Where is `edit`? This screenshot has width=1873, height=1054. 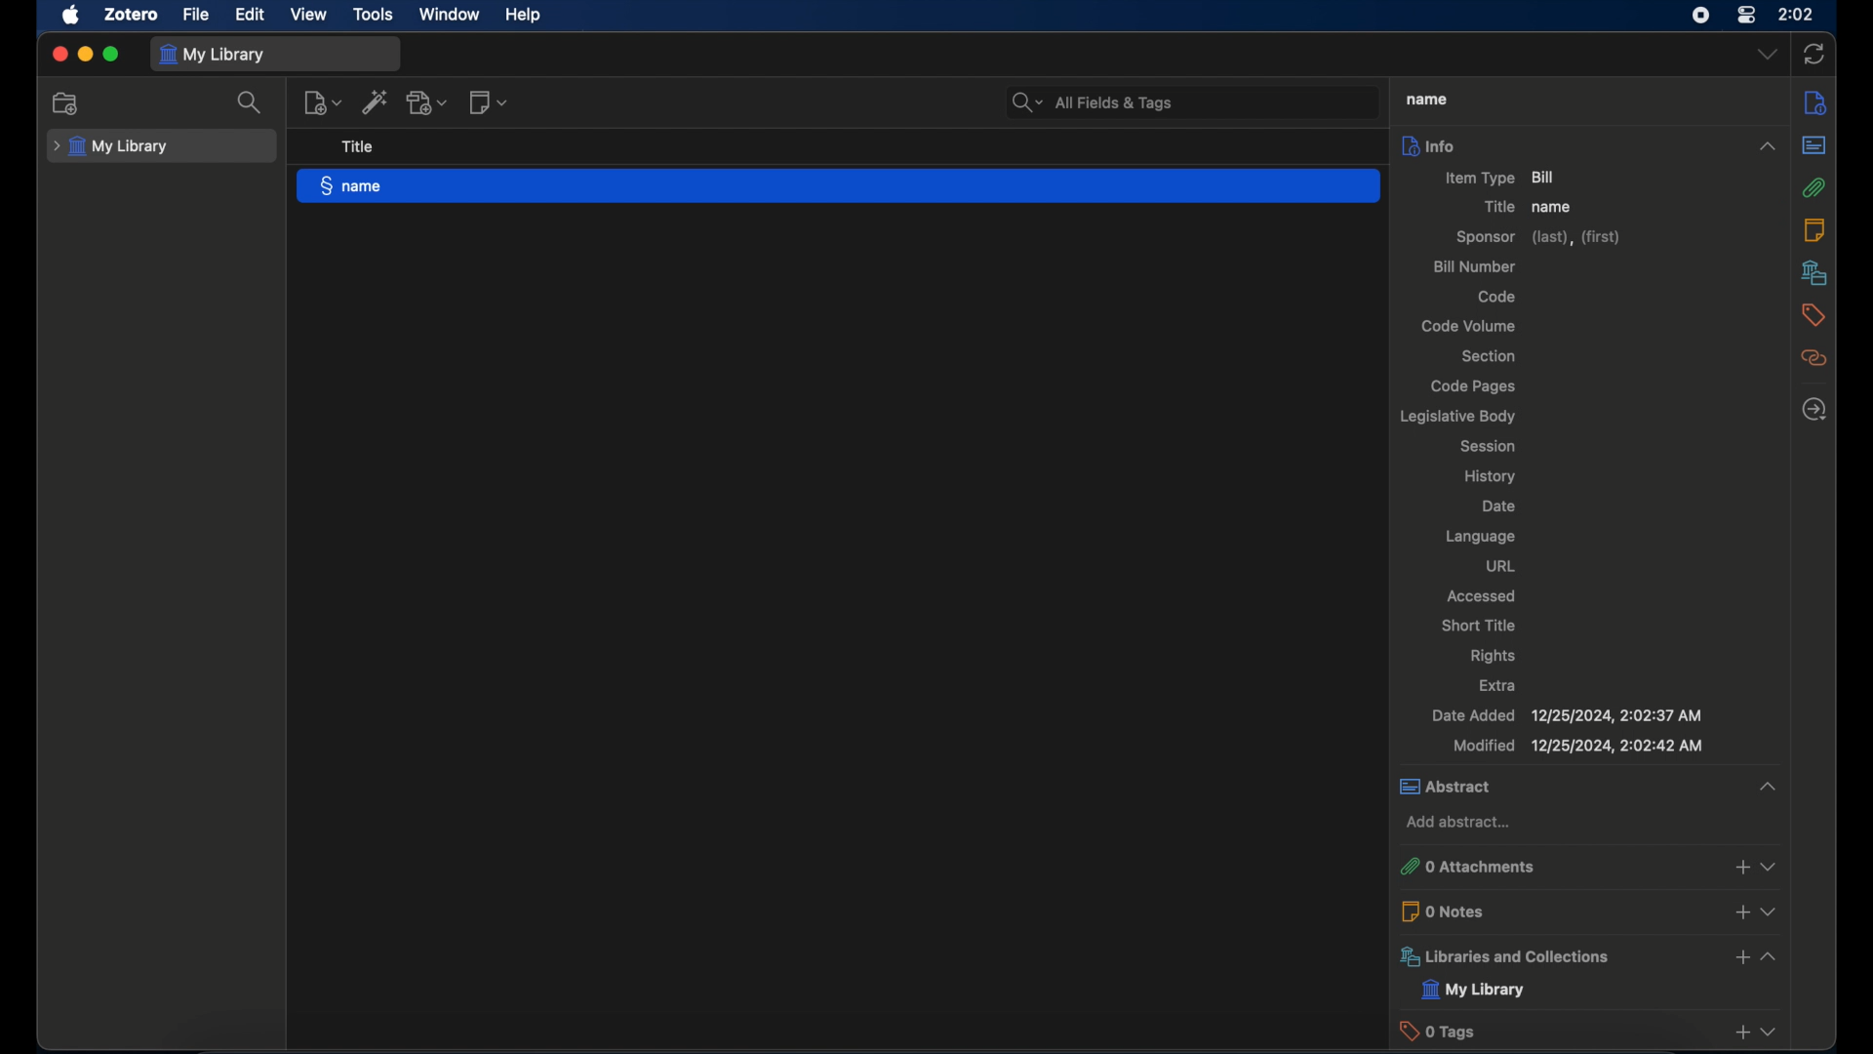 edit is located at coordinates (252, 15).